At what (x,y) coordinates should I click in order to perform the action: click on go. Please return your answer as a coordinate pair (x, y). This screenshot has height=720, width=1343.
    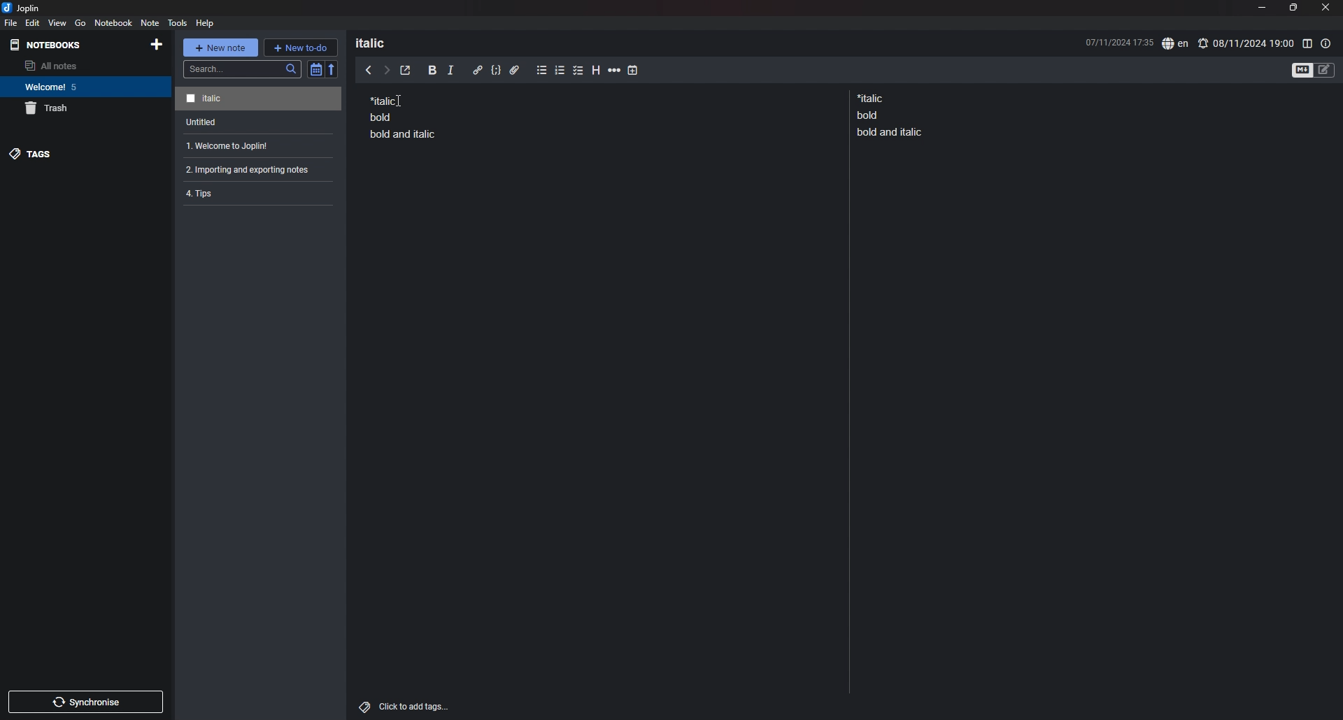
    Looking at the image, I should click on (80, 23).